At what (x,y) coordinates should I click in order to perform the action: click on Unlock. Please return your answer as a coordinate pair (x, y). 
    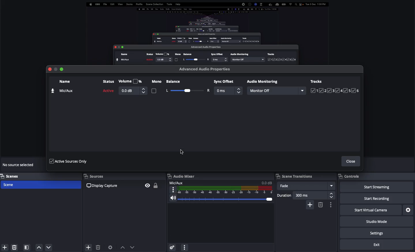
    Looking at the image, I should click on (157, 186).